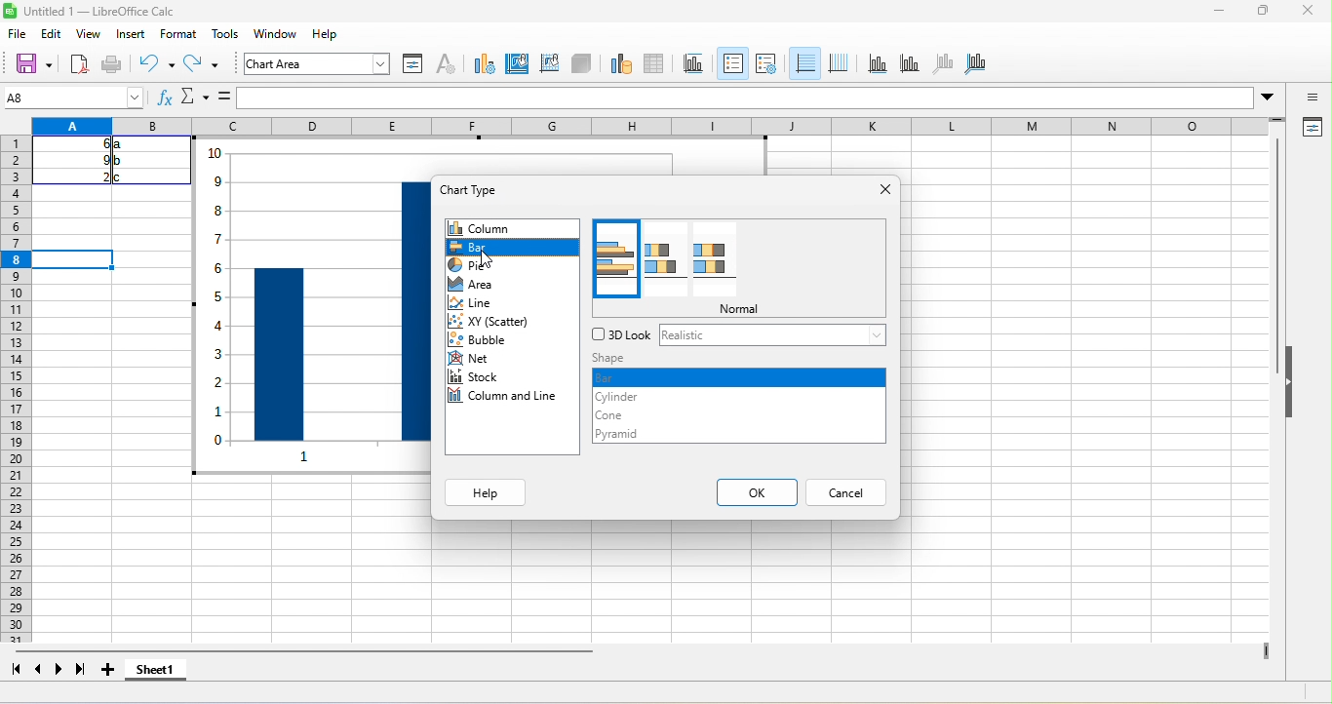 This screenshot has width=1332, height=704. I want to click on legend, so click(839, 62).